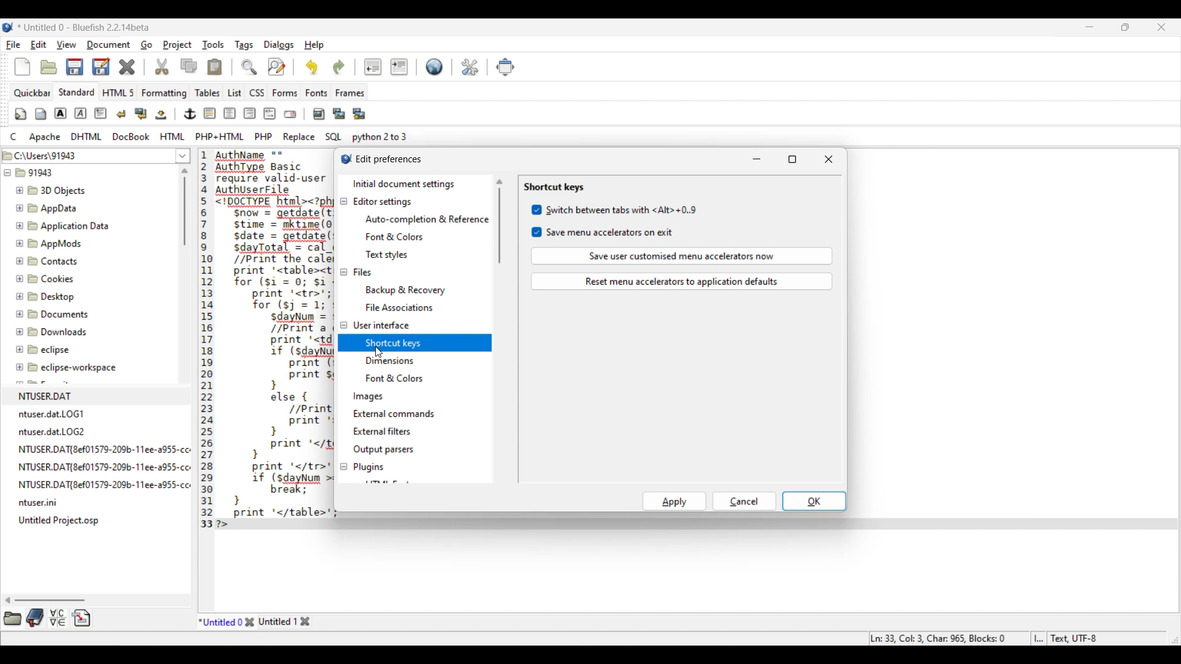 The image size is (1181, 664). I want to click on Documents, so click(55, 314).